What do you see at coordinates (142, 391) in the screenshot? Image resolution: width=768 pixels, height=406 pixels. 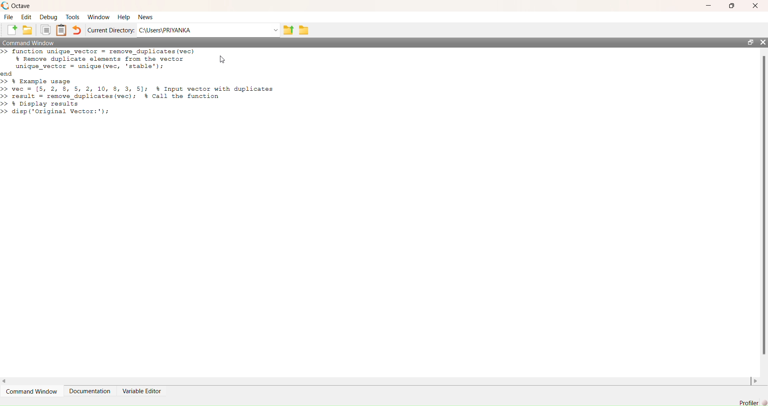 I see `Variable Editor` at bounding box center [142, 391].